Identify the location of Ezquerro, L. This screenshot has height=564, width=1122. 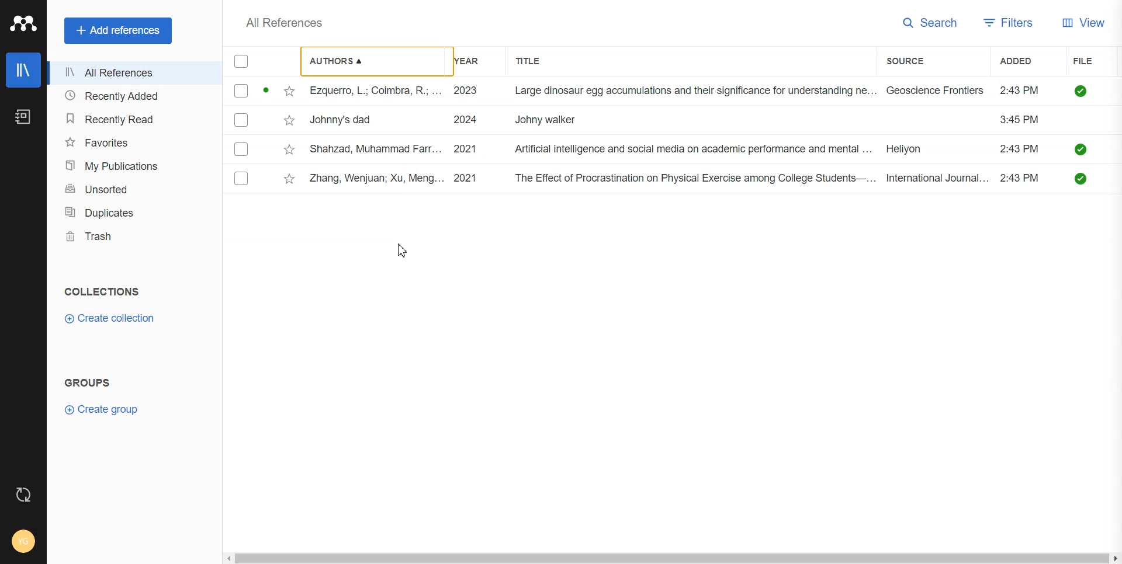
(372, 91).